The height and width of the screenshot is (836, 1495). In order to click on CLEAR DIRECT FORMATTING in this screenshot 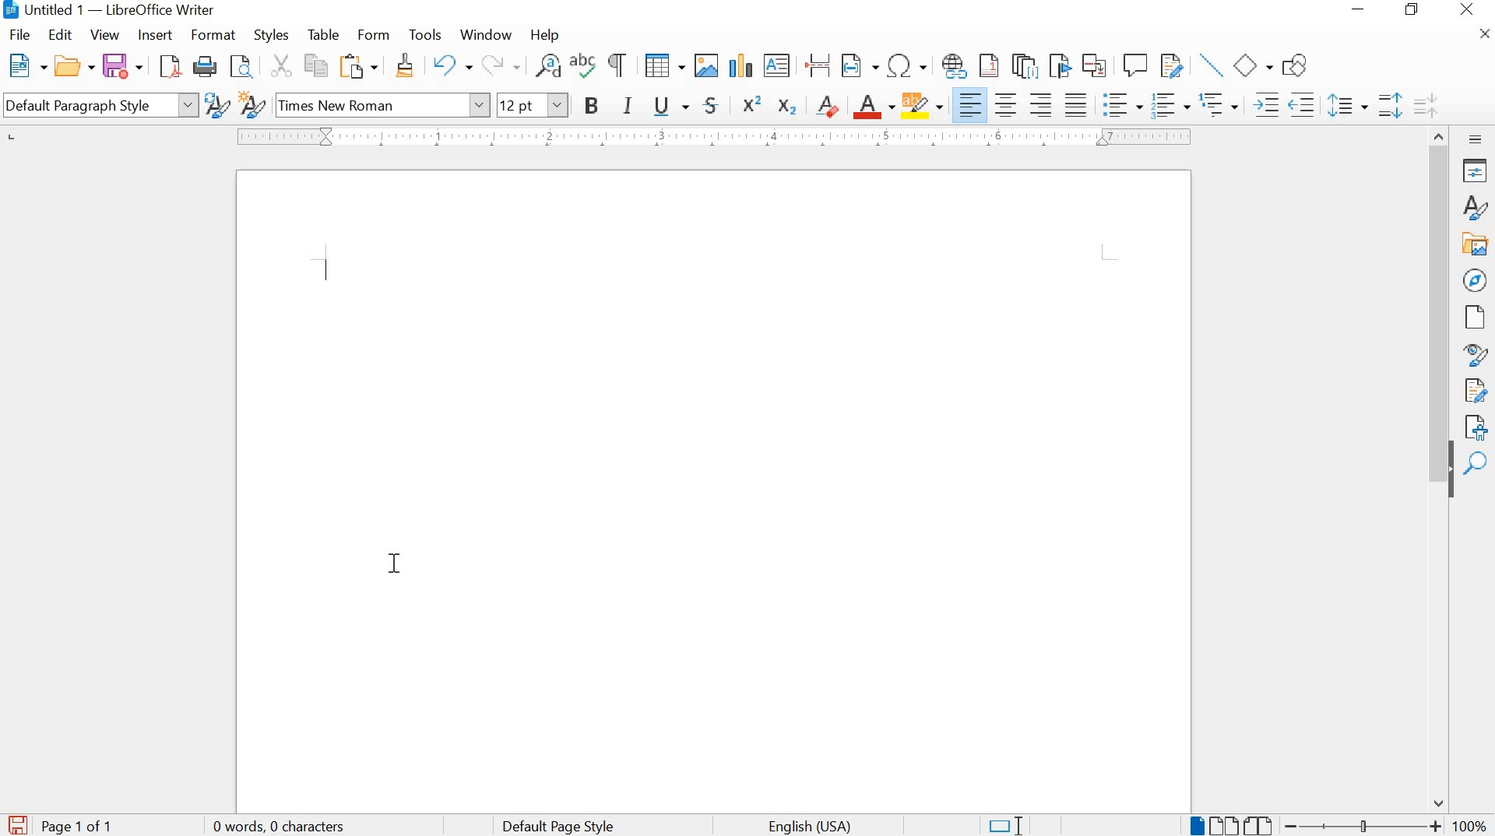, I will do `click(827, 107)`.